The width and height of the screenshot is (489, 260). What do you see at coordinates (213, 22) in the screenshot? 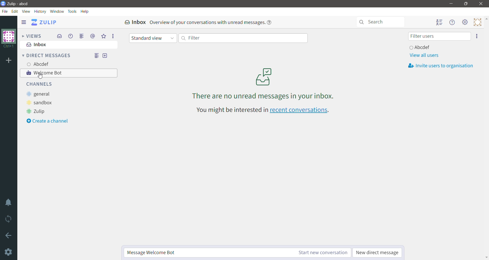
I see `Overview of your conversations with unread messages` at bounding box center [213, 22].